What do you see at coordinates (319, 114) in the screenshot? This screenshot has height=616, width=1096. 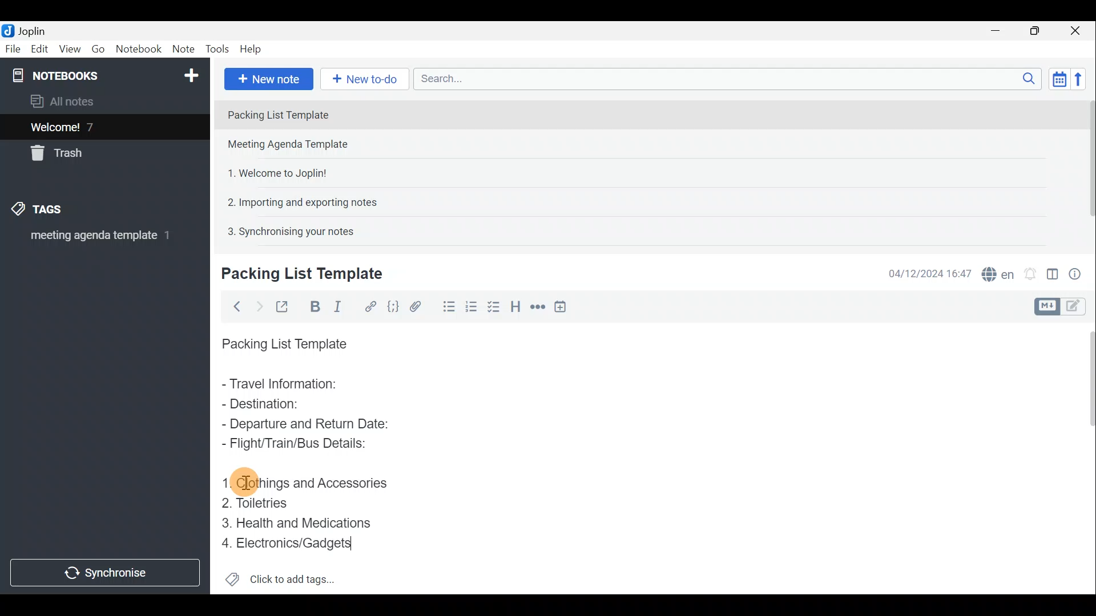 I see `Note 1` at bounding box center [319, 114].